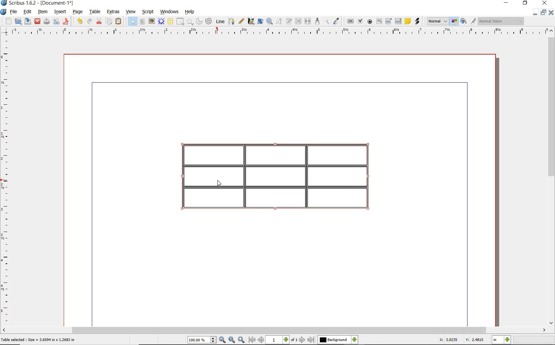 The width and height of the screenshot is (555, 345). What do you see at coordinates (189, 12) in the screenshot?
I see `help` at bounding box center [189, 12].